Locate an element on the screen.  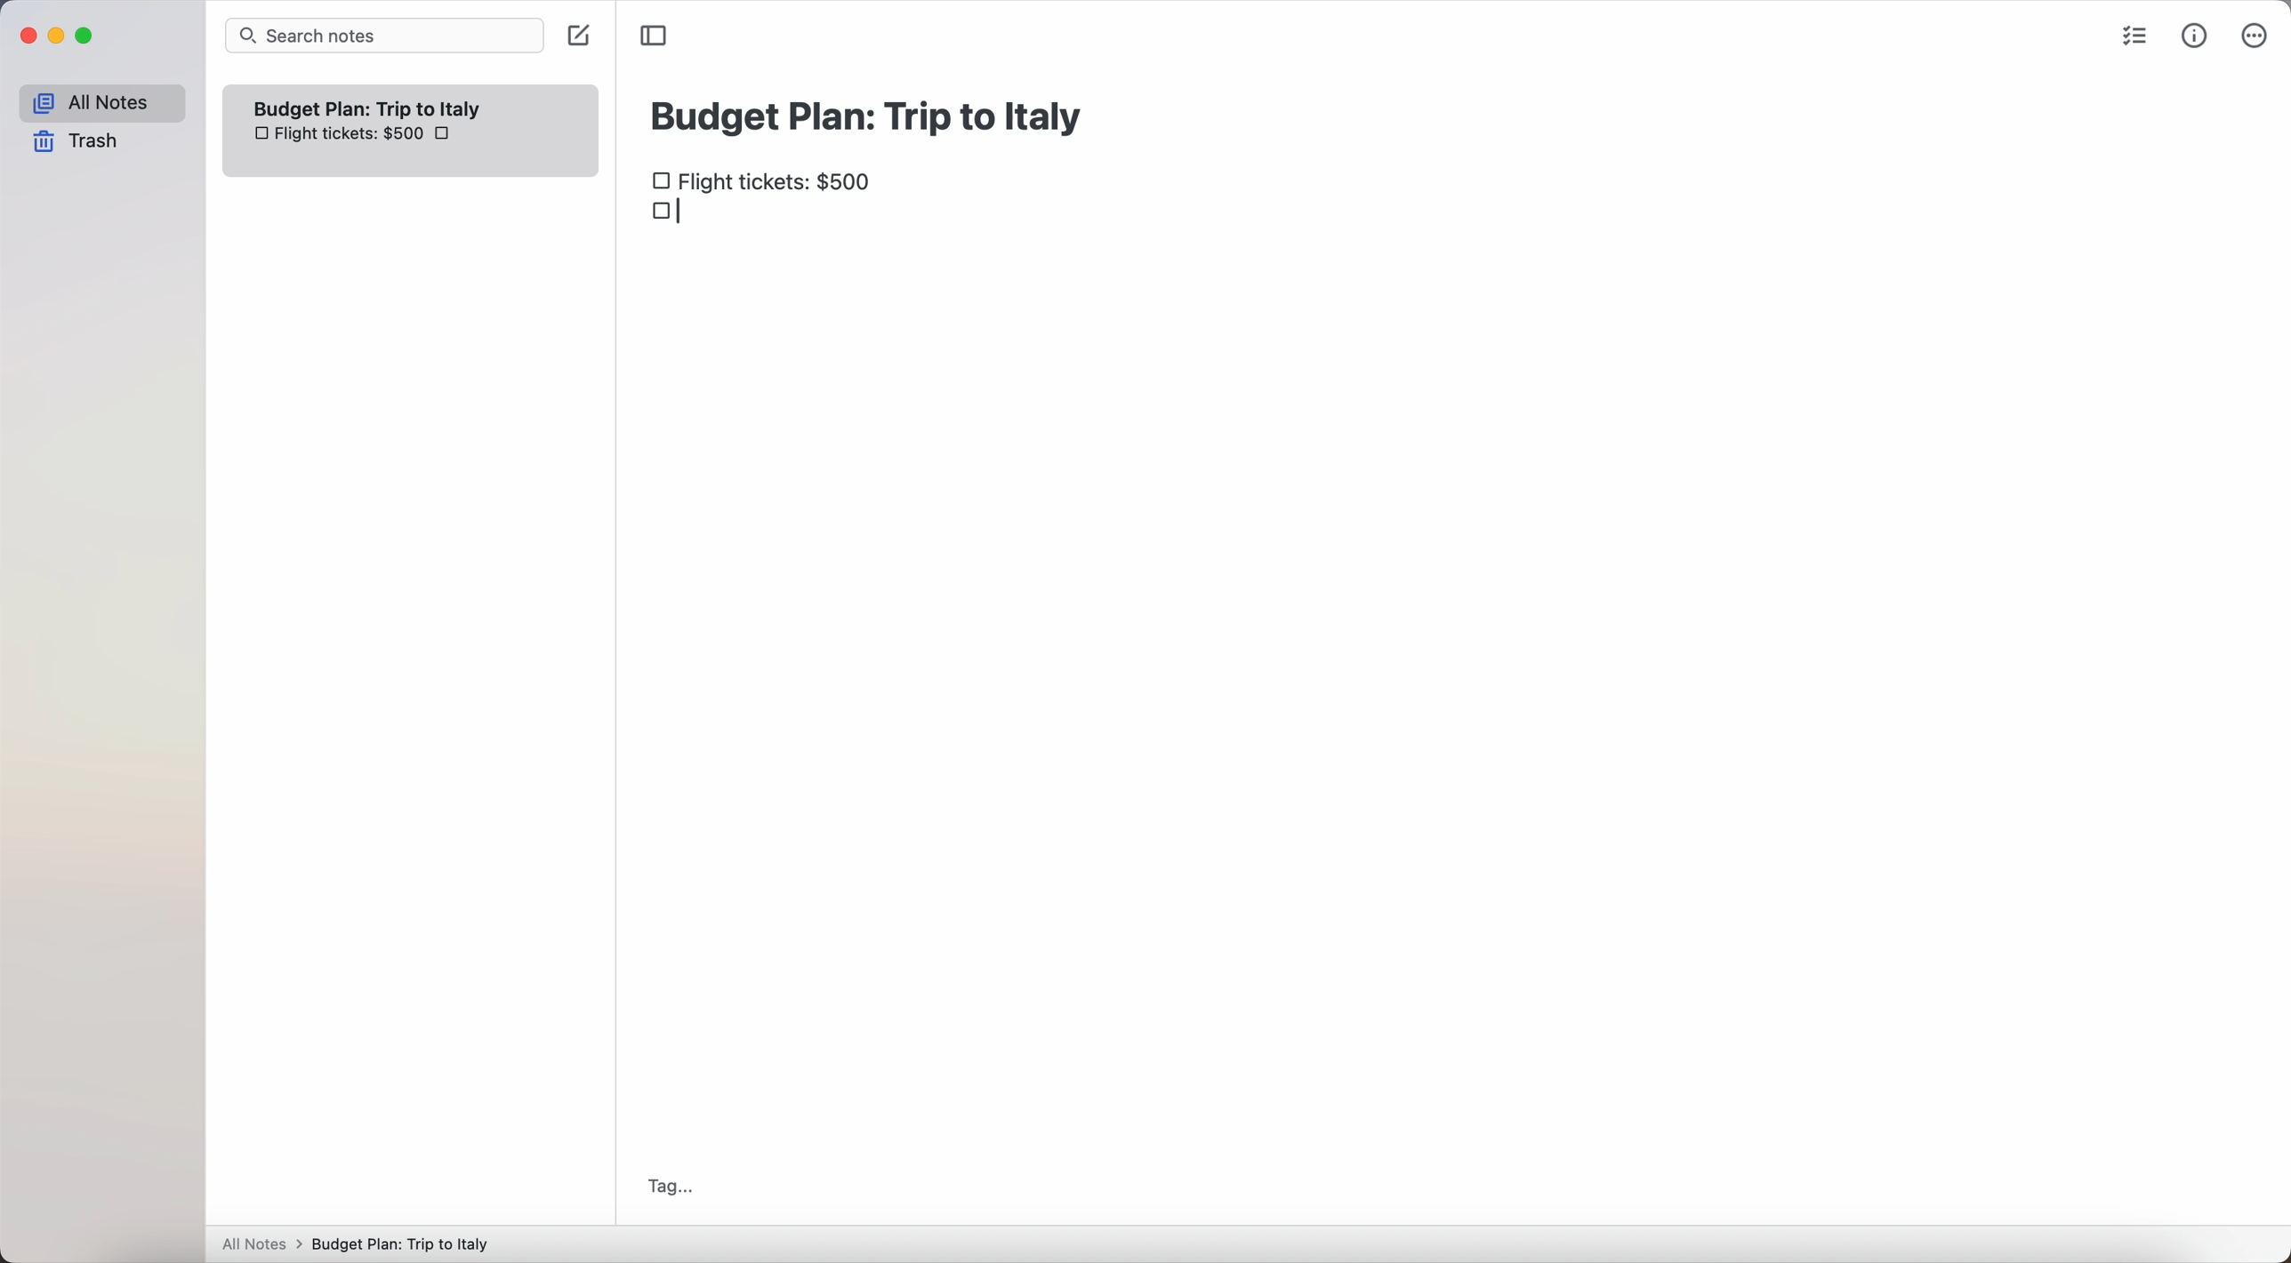
minimize is located at coordinates (61, 36).